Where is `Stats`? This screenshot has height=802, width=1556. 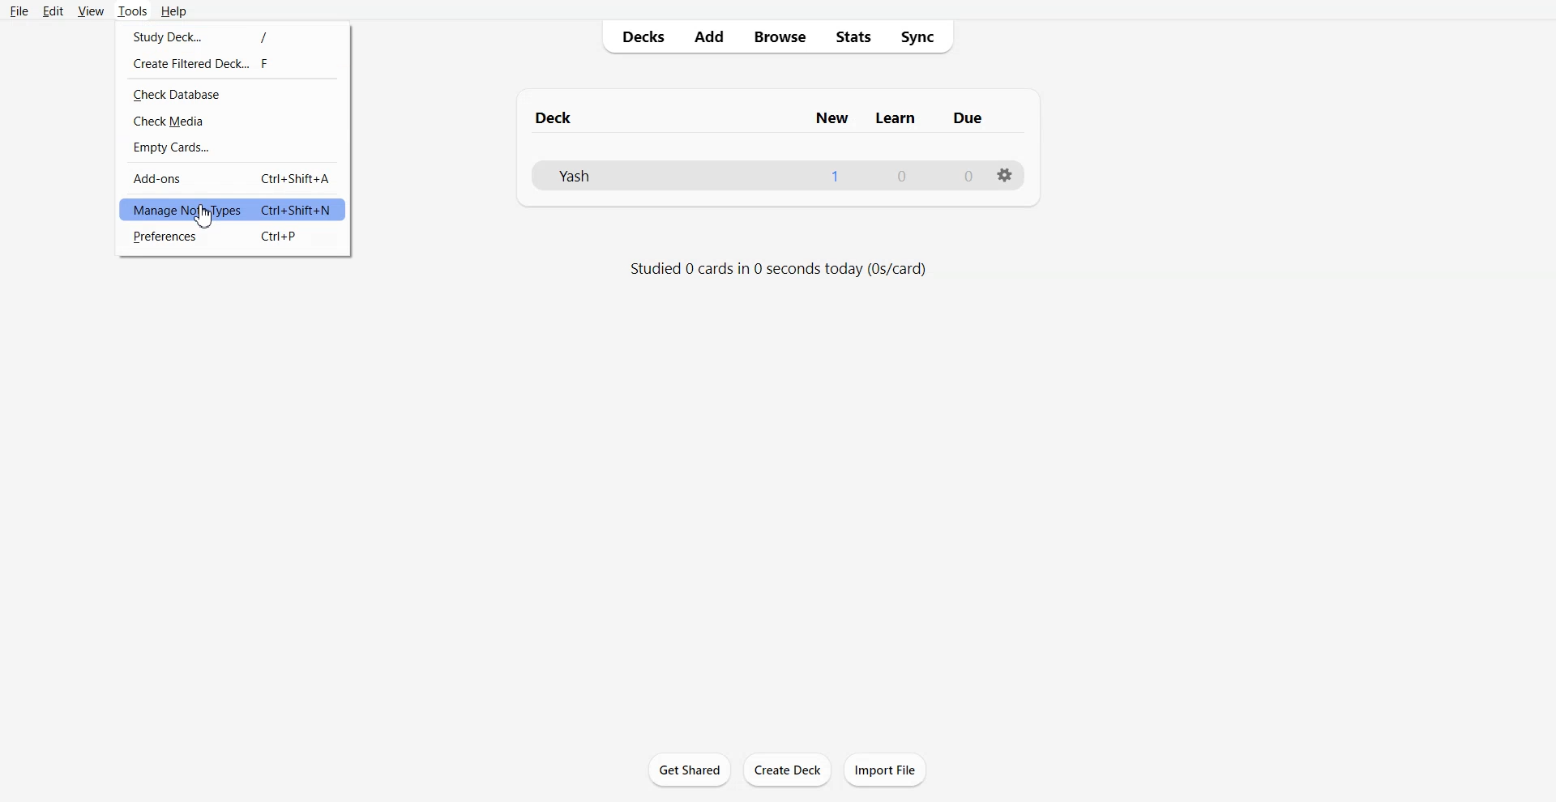 Stats is located at coordinates (853, 36).